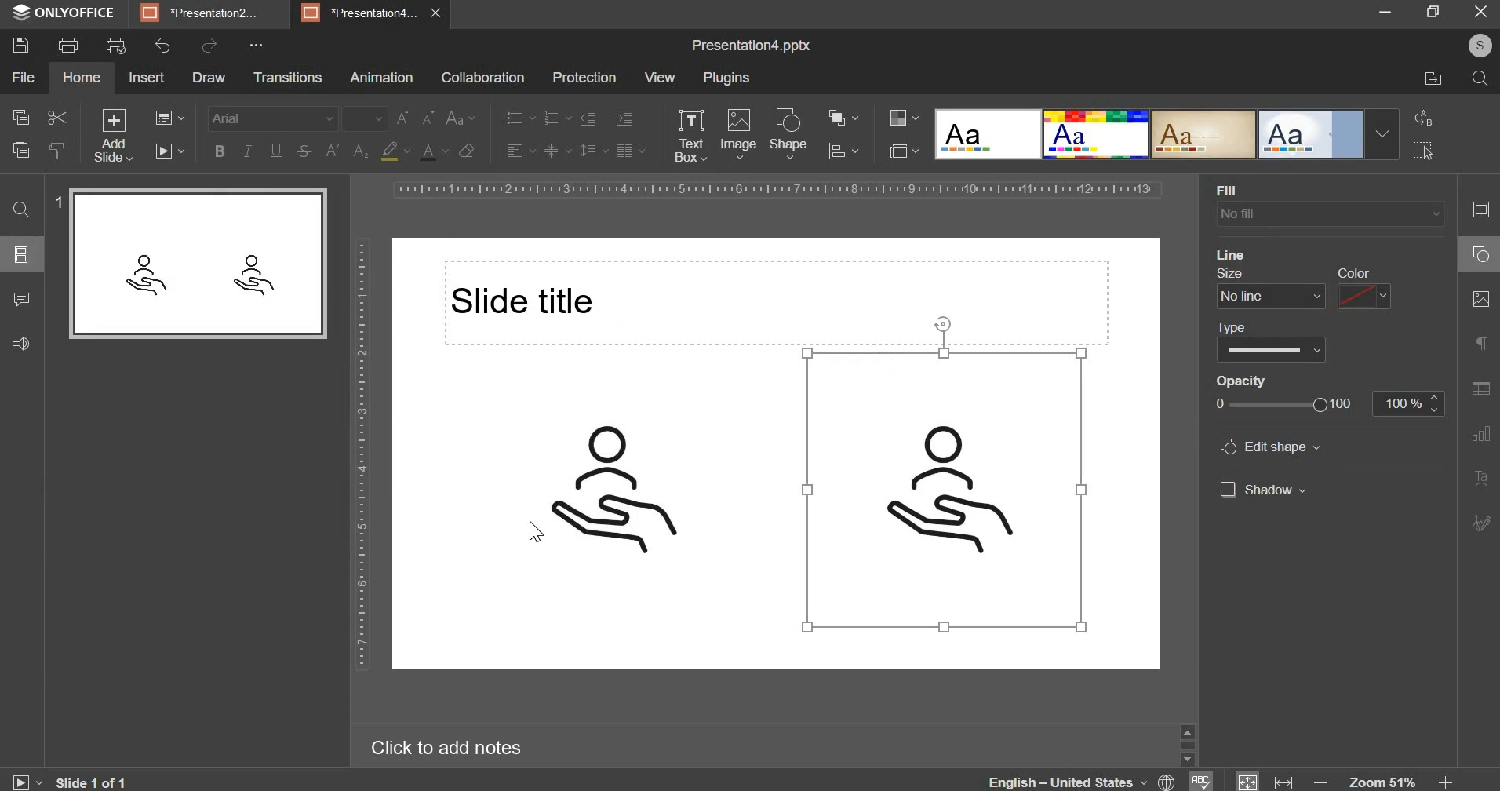 This screenshot has height=791, width=1500. Describe the element at coordinates (1271, 296) in the screenshot. I see `line size` at that location.